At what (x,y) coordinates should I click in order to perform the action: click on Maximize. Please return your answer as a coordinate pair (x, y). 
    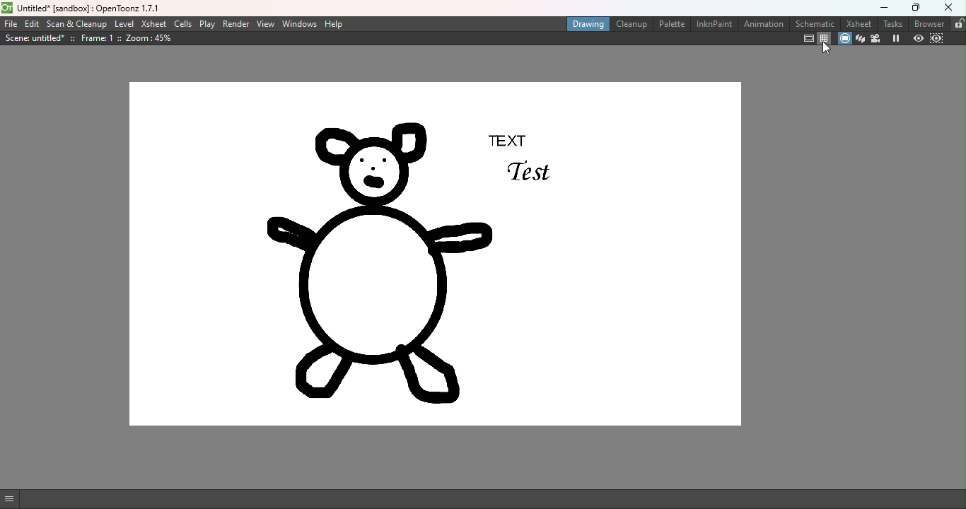
    Looking at the image, I should click on (912, 9).